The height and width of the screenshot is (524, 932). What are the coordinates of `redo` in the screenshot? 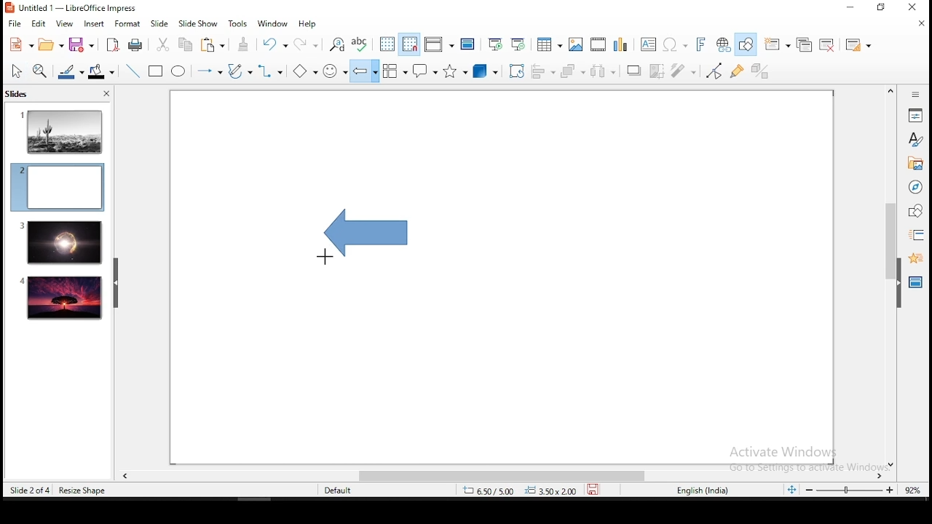 It's located at (309, 44).